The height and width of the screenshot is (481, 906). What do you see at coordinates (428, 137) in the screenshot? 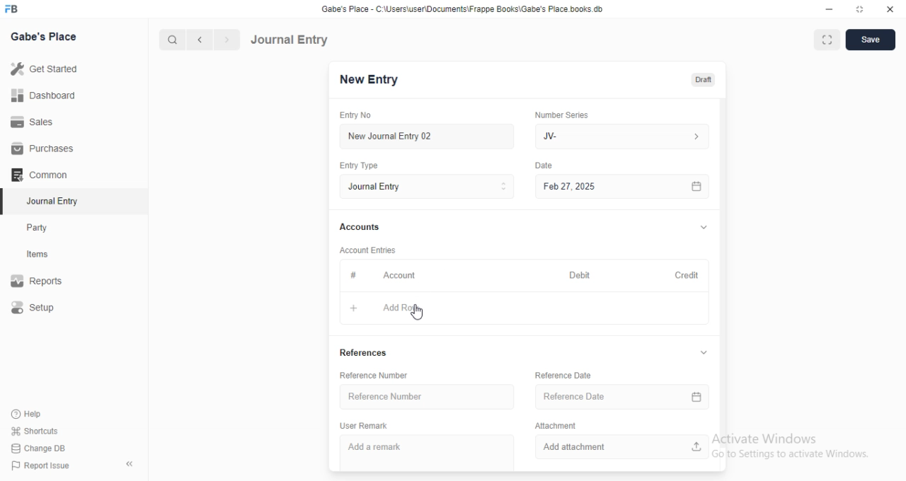
I see `New Journal Entry 02` at bounding box center [428, 137].